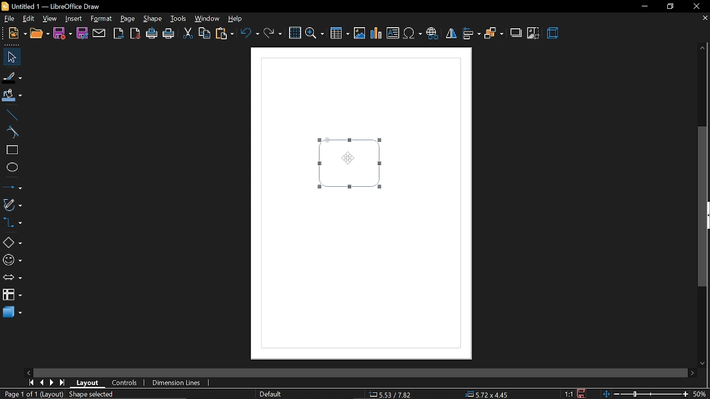  What do you see at coordinates (339, 34) in the screenshot?
I see `insert table` at bounding box center [339, 34].